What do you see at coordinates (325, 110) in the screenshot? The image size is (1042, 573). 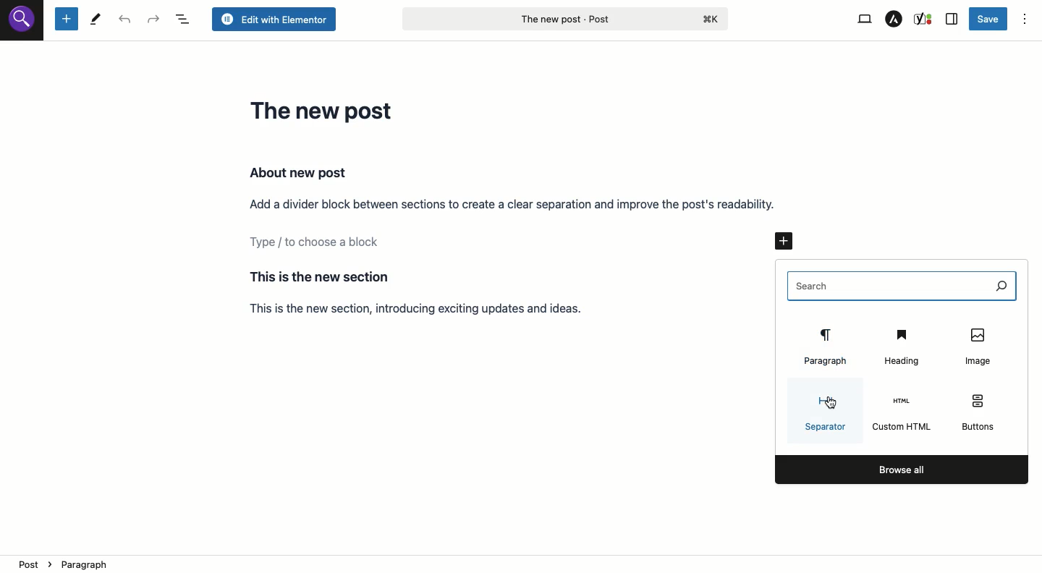 I see `Headline` at bounding box center [325, 110].